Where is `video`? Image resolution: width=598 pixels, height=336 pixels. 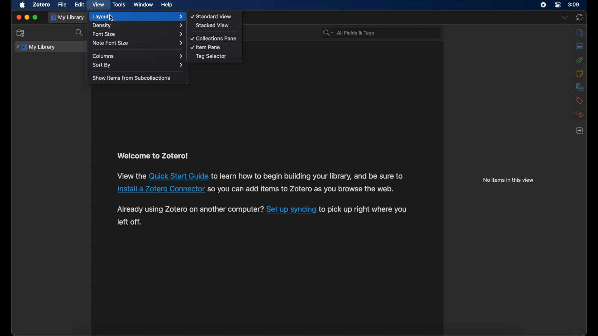
video is located at coordinates (98, 4).